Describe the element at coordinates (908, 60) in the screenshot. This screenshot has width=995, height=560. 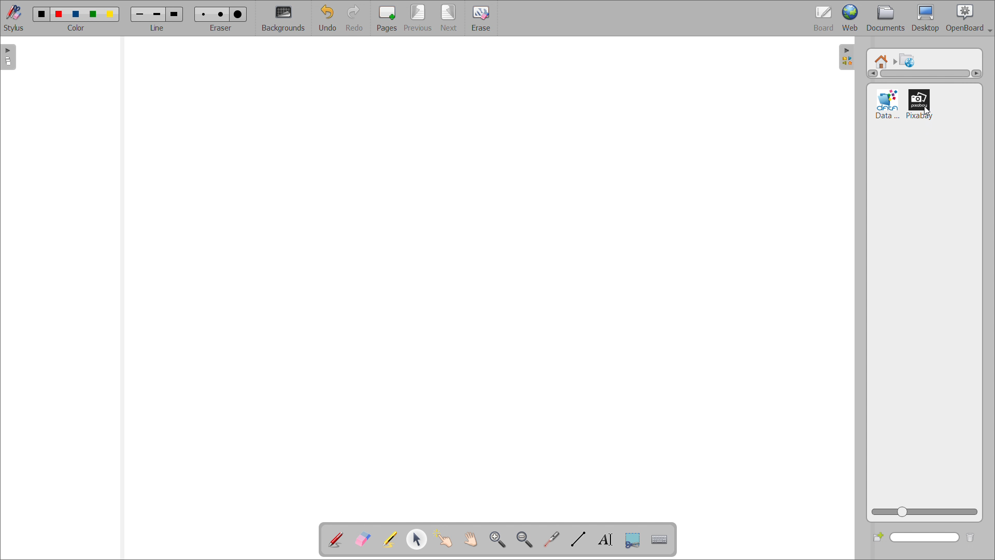
I see `Web search` at that location.